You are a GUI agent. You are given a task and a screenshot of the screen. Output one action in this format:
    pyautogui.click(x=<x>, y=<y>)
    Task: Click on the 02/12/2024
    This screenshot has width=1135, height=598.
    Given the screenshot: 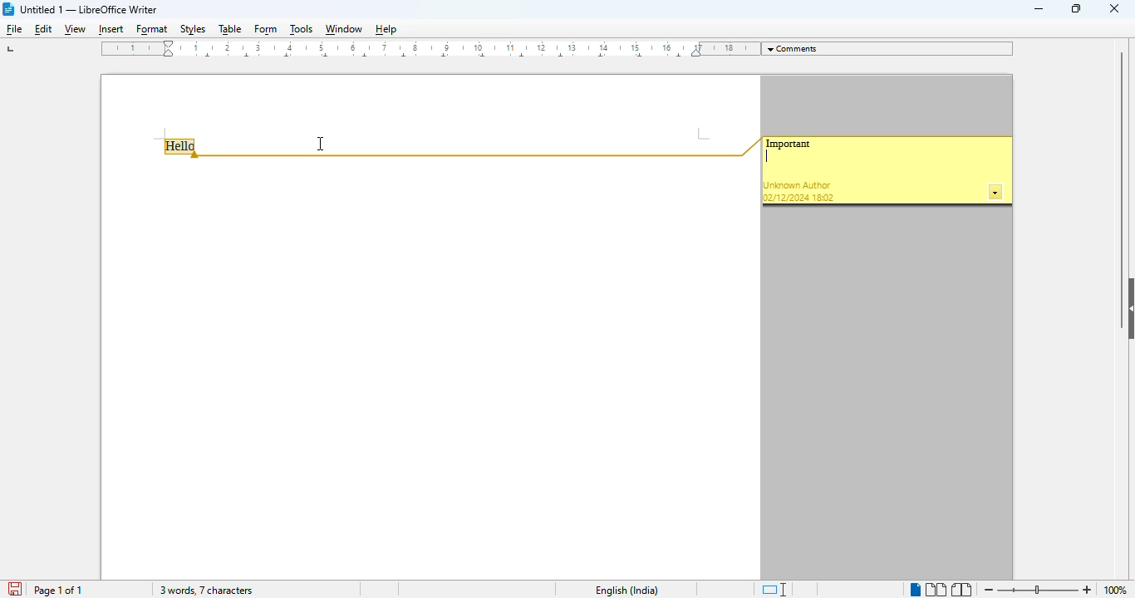 What is the action you would take?
    pyautogui.click(x=786, y=198)
    